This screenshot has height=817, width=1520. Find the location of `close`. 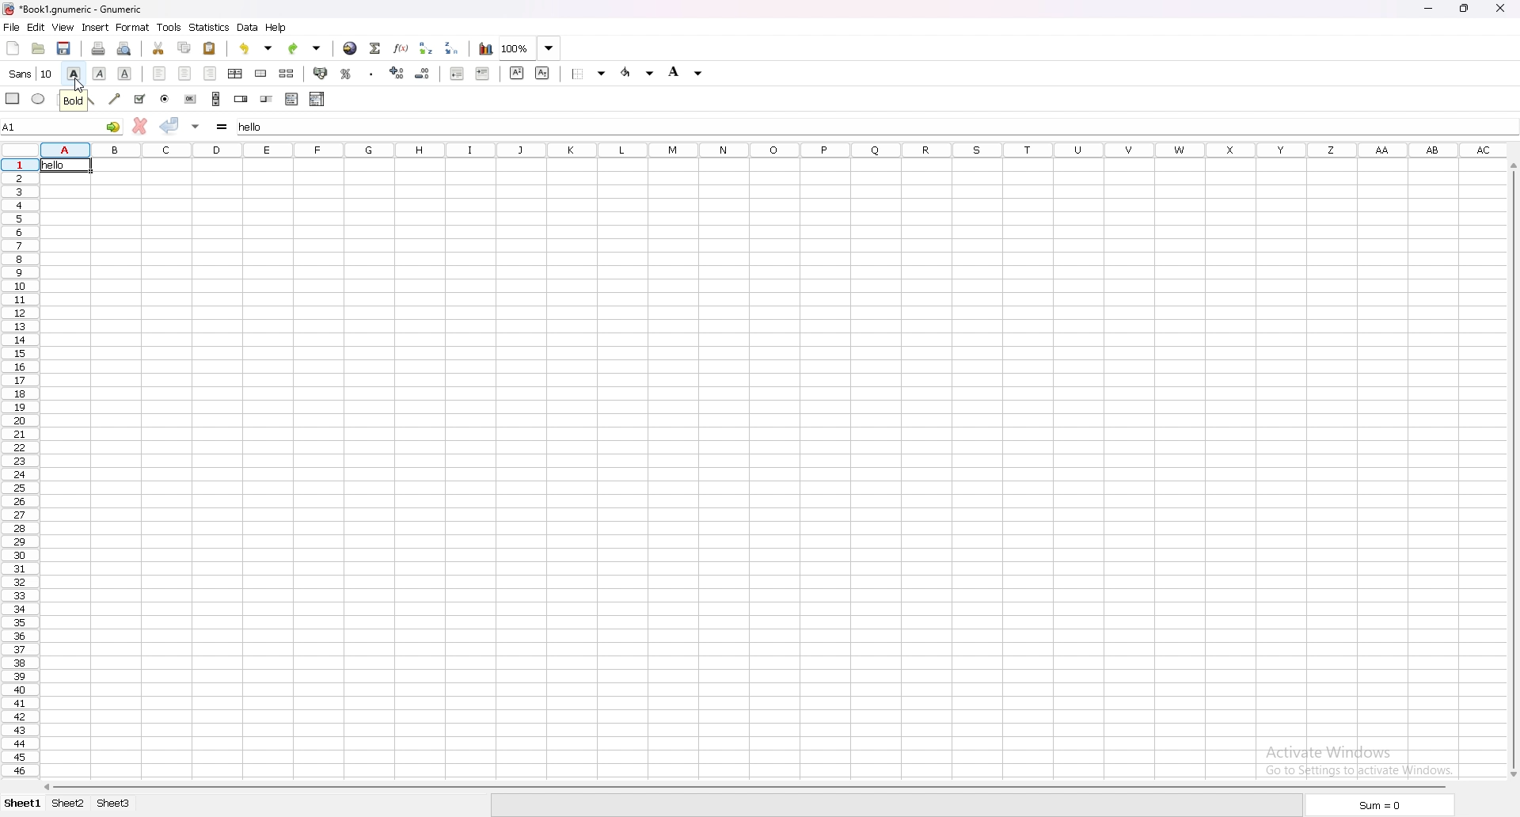

close is located at coordinates (1500, 8).